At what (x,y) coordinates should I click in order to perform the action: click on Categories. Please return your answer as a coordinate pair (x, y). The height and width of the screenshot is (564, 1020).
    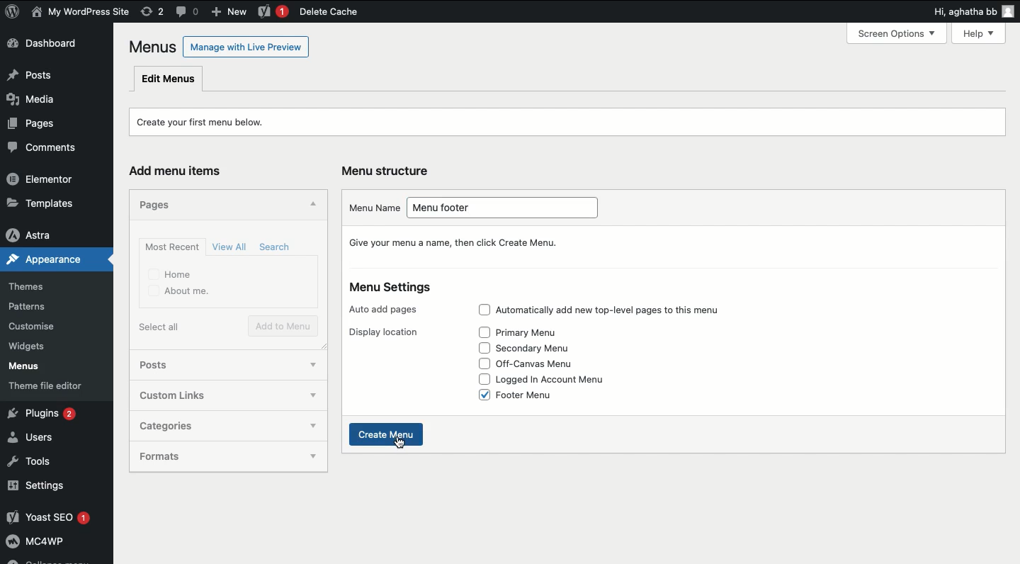
    Looking at the image, I should click on (203, 426).